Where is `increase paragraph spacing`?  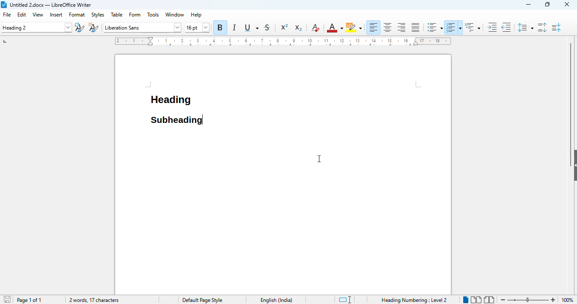 increase paragraph spacing is located at coordinates (542, 27).